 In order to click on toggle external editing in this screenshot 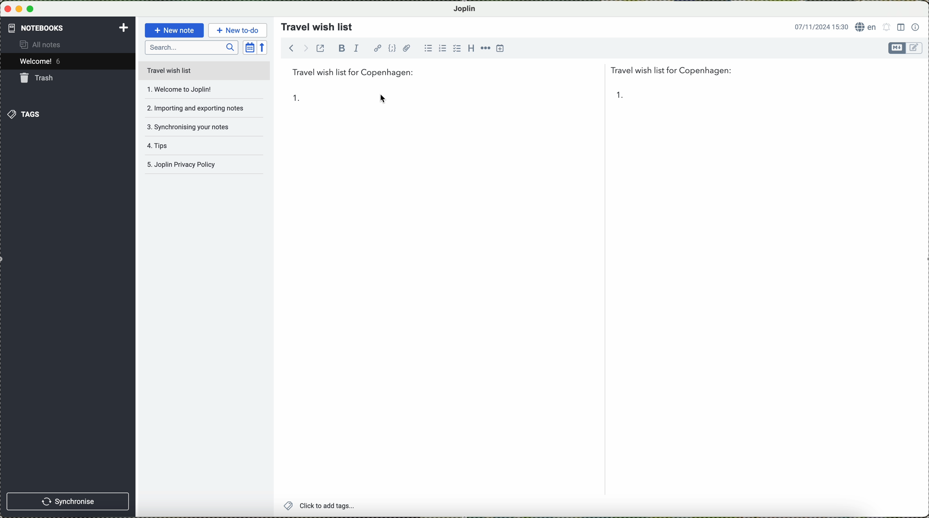, I will do `click(322, 51)`.